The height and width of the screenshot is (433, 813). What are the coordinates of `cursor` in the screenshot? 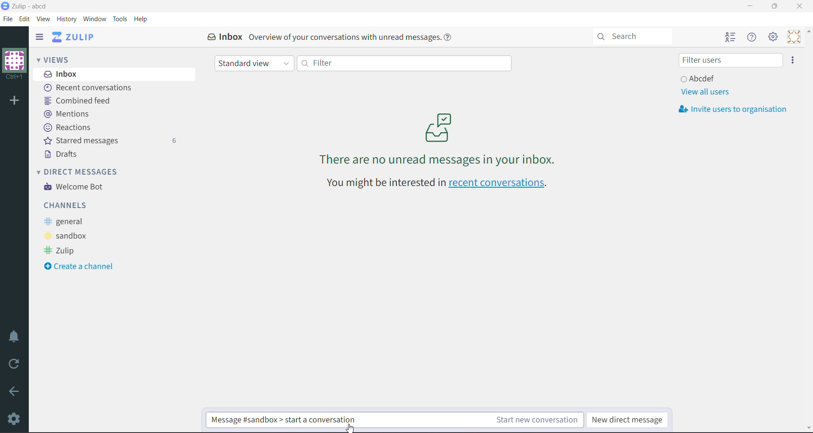 It's located at (351, 427).